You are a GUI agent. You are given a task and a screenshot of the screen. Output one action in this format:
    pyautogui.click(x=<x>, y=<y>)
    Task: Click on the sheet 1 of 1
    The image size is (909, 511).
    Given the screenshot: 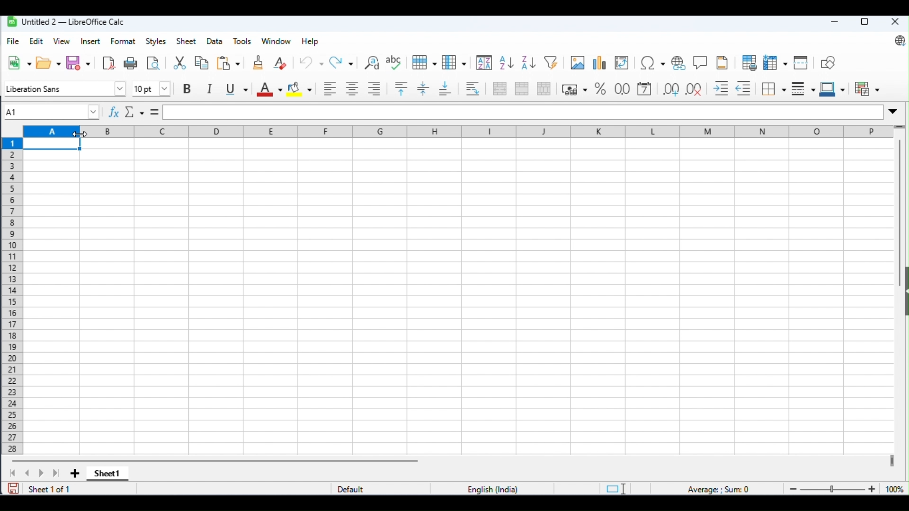 What is the action you would take?
    pyautogui.click(x=49, y=489)
    